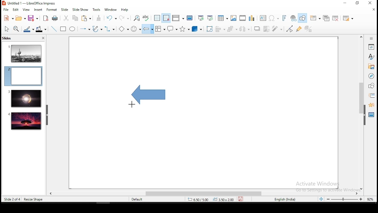  What do you see at coordinates (304, 19) in the screenshot?
I see `show draw functions` at bounding box center [304, 19].